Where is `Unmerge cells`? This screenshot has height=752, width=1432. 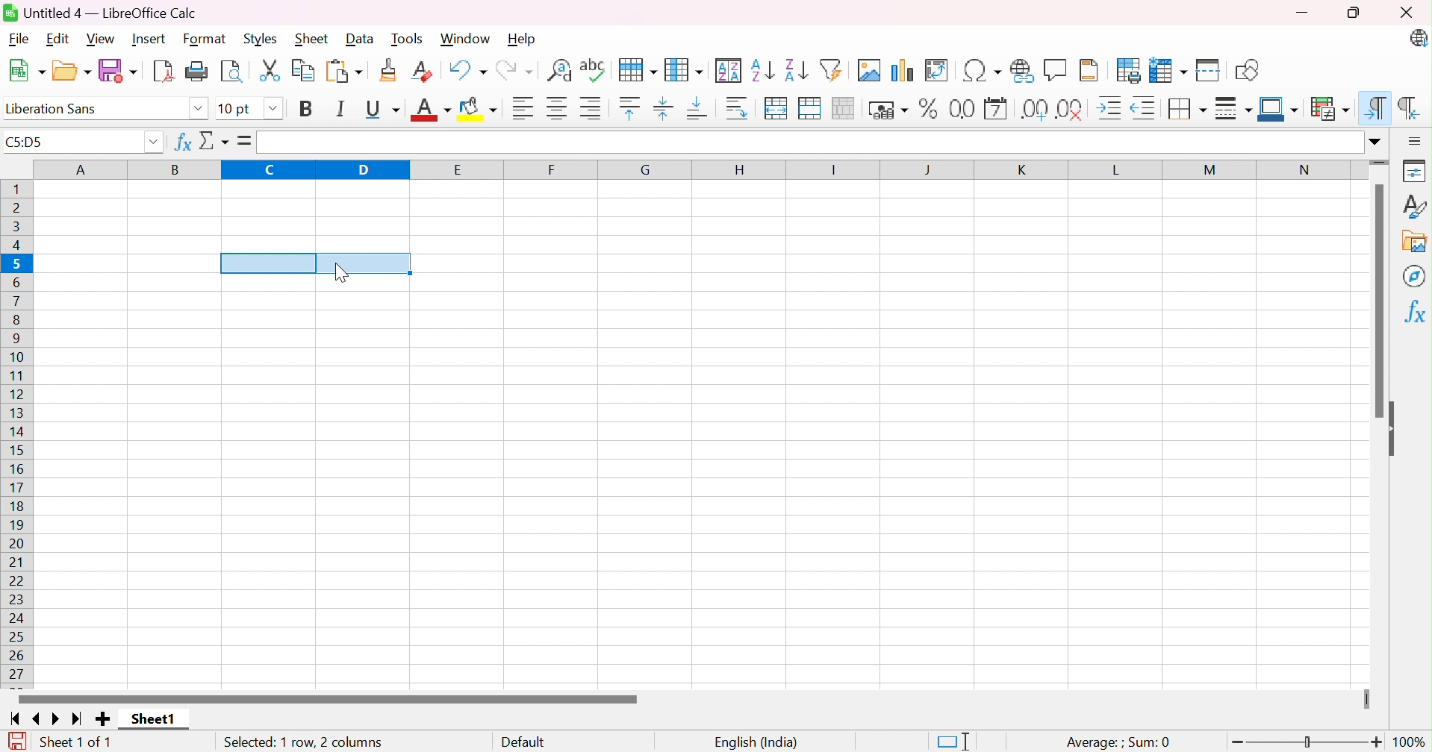 Unmerge cells is located at coordinates (847, 108).